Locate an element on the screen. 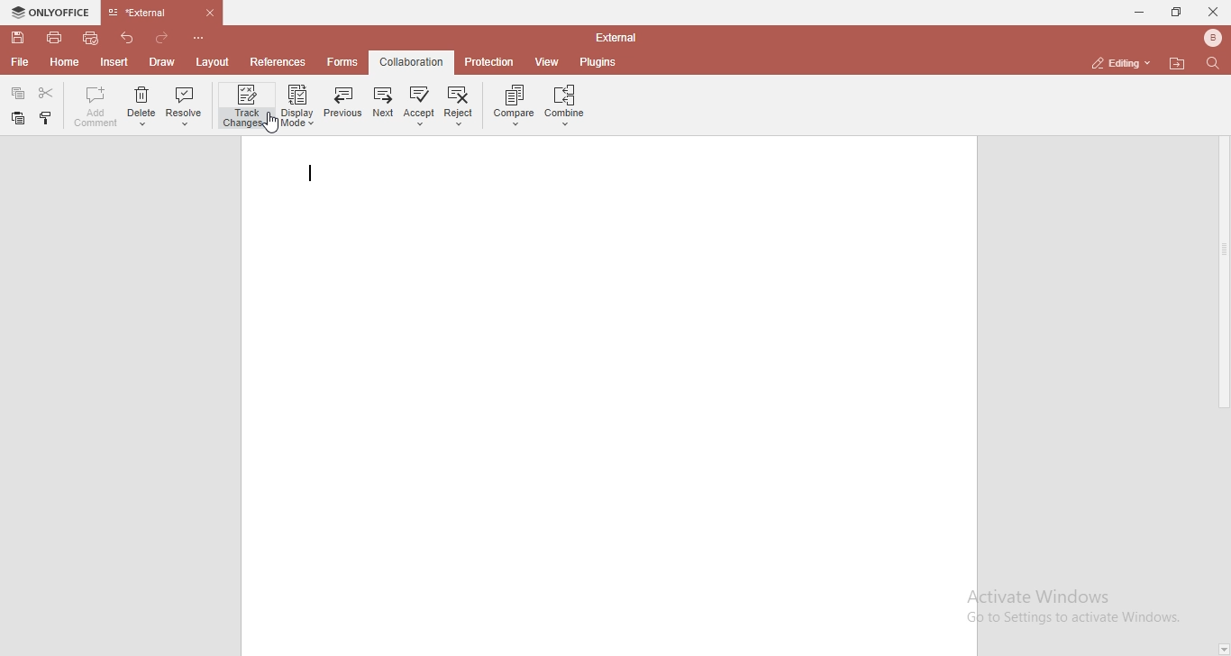 The image size is (1231, 656). cut is located at coordinates (46, 92).